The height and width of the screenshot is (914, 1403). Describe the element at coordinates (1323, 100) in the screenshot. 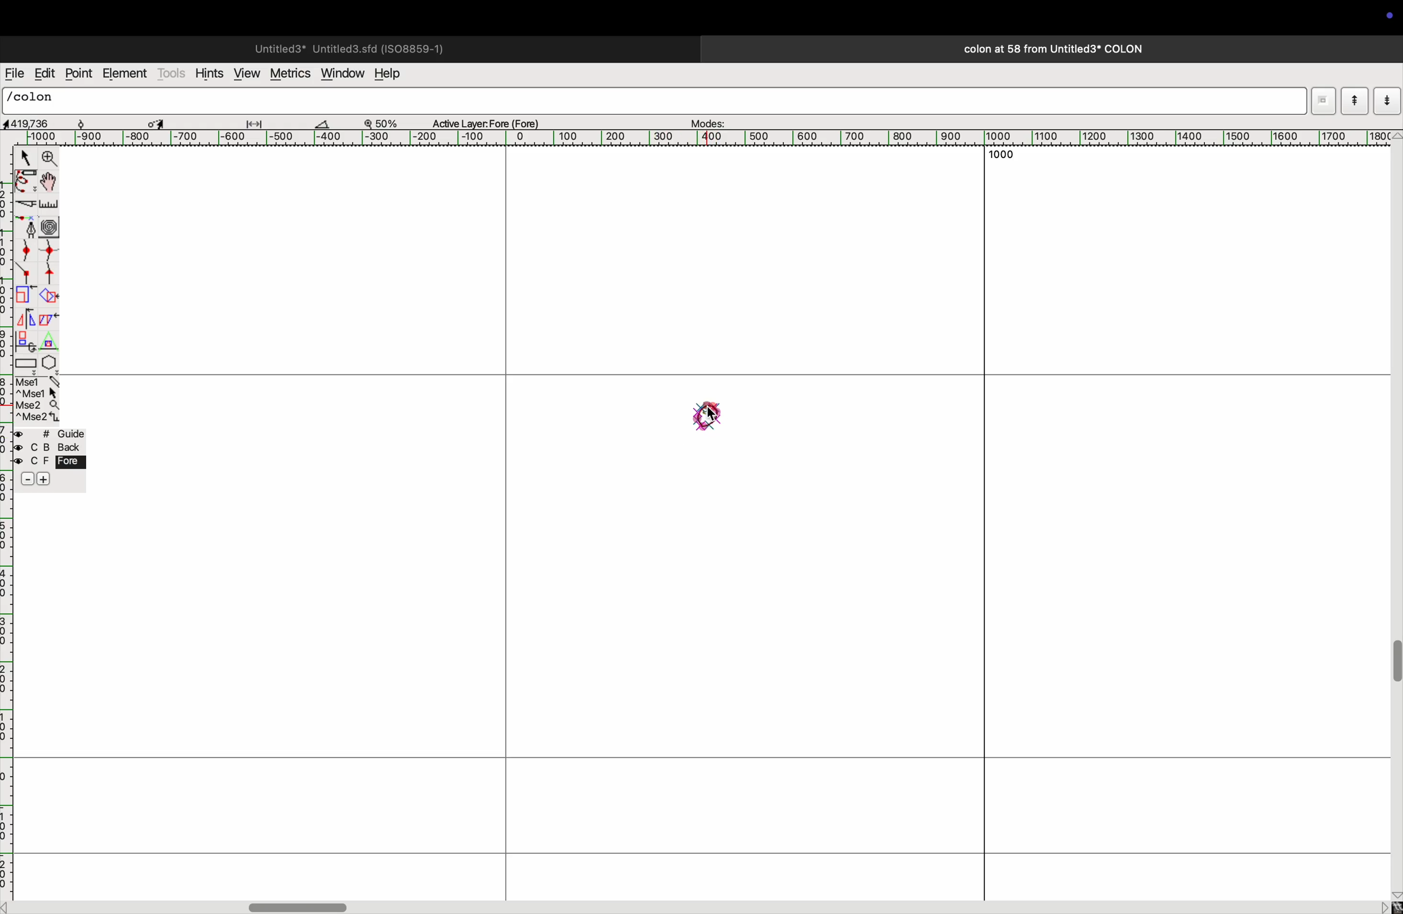

I see `Mode` at that location.